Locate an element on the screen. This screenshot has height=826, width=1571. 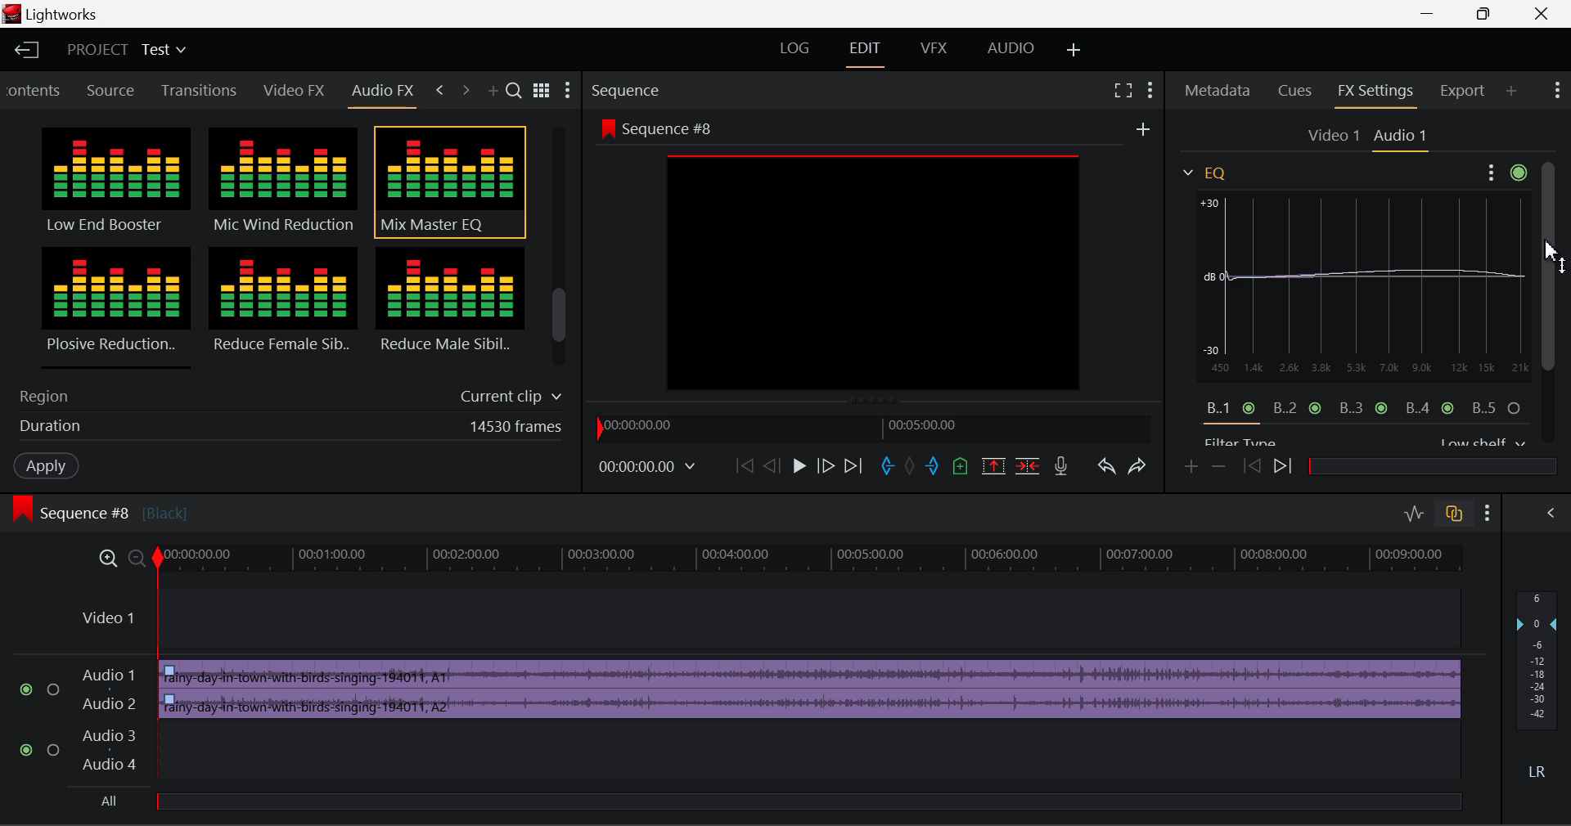
Apply is located at coordinates (46, 466).